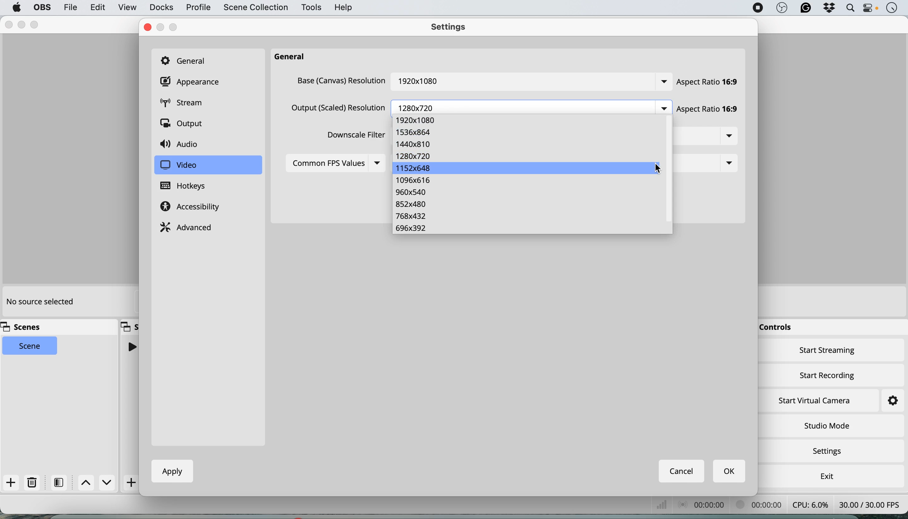  I want to click on screen recorder, so click(758, 8).